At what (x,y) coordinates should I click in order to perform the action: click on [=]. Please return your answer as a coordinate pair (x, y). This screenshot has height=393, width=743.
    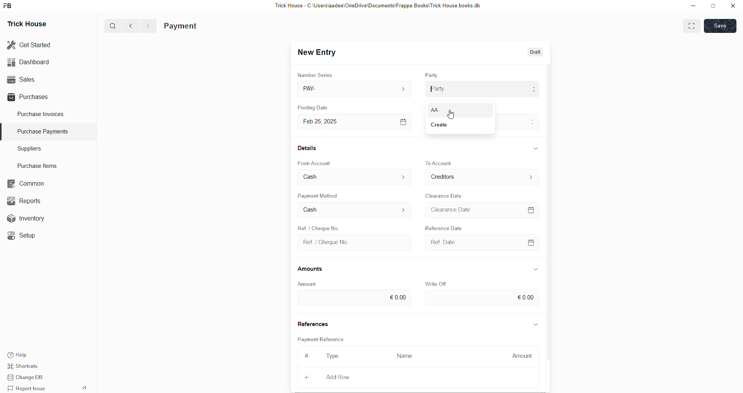
    Looking at the image, I should click on (404, 121).